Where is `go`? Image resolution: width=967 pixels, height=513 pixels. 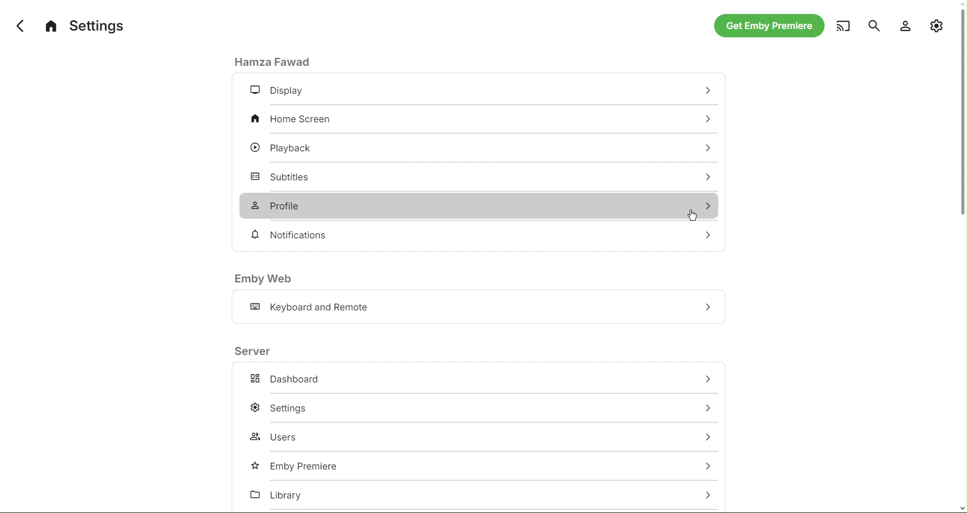 go is located at coordinates (707, 307).